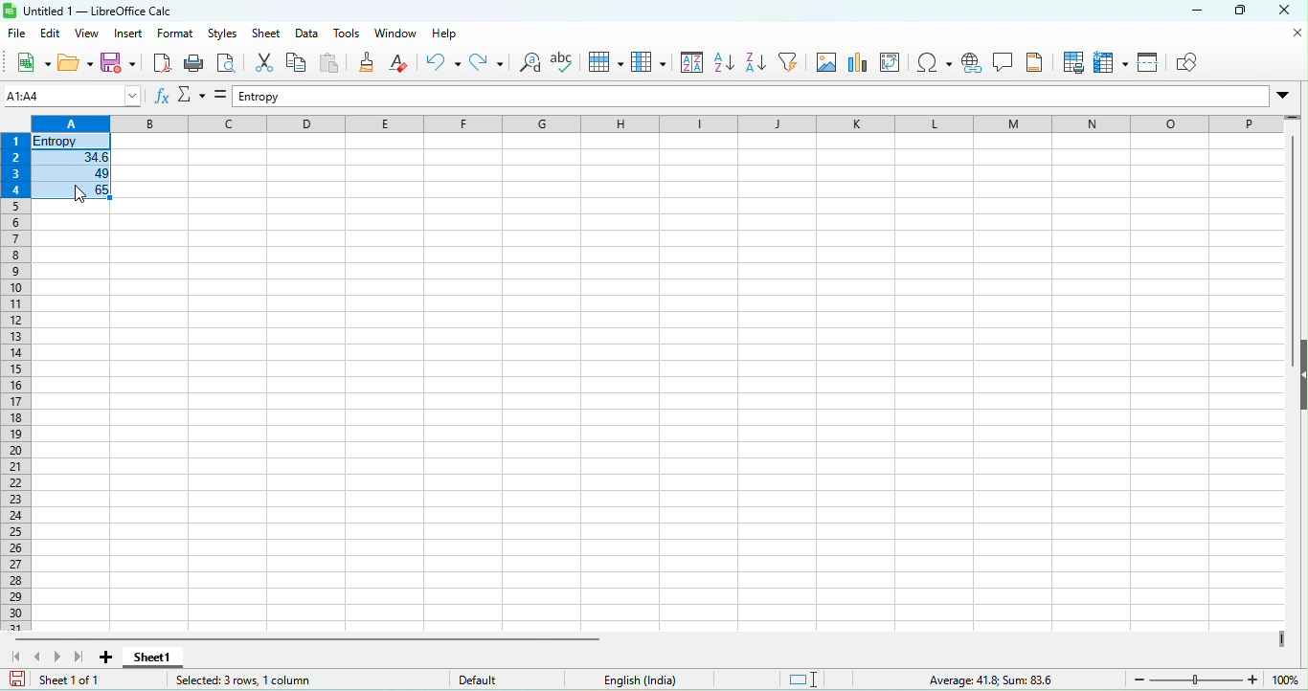 The image size is (1308, 691). What do you see at coordinates (121, 64) in the screenshot?
I see `save` at bounding box center [121, 64].